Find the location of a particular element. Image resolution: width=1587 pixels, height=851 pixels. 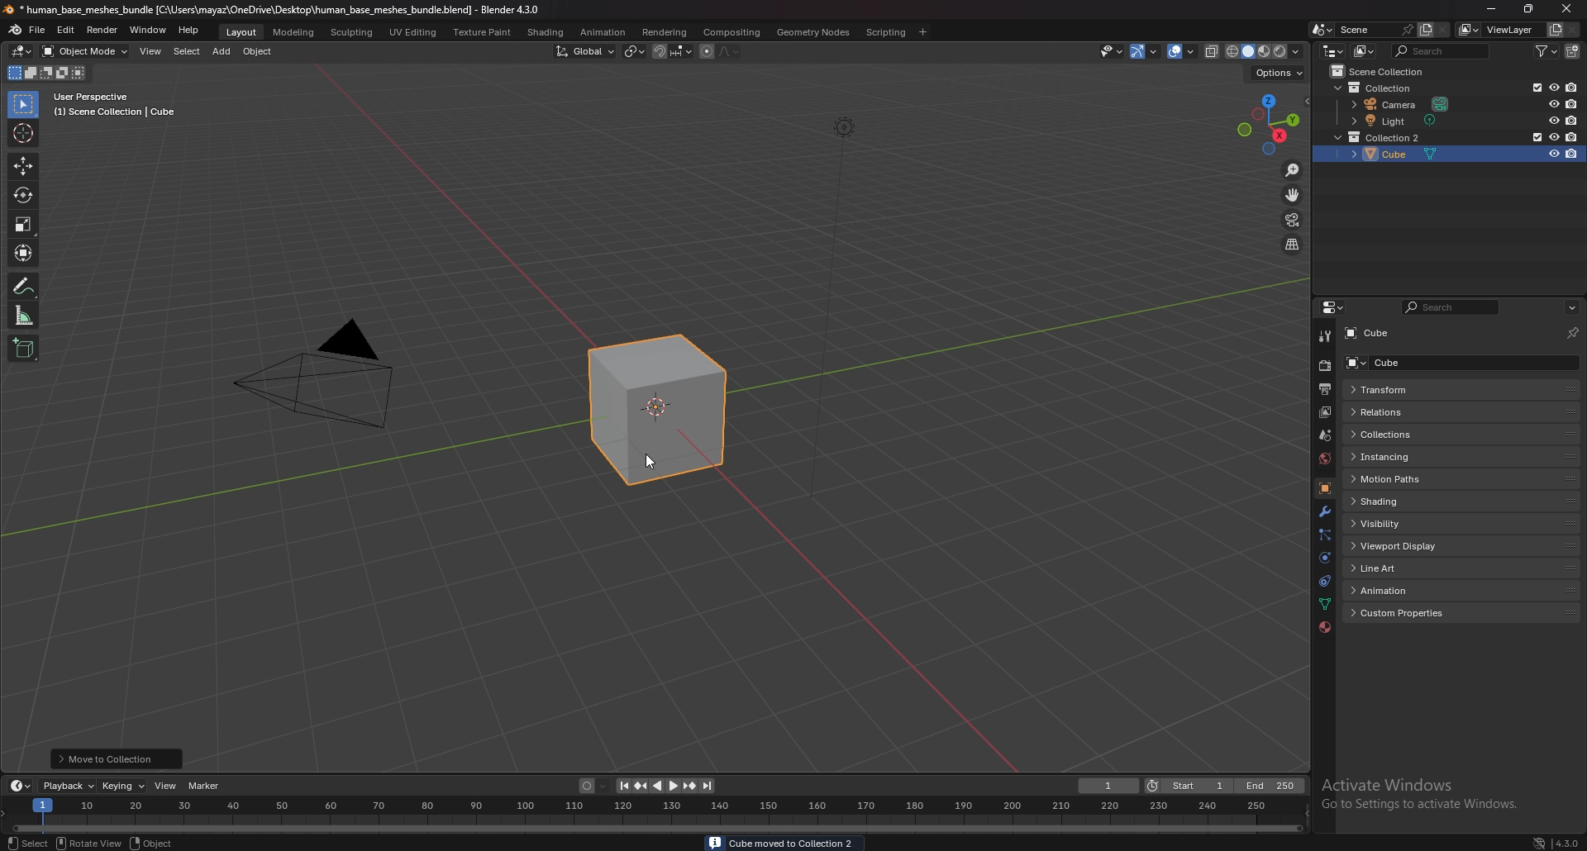

pin scene is located at coordinates (1406, 28).